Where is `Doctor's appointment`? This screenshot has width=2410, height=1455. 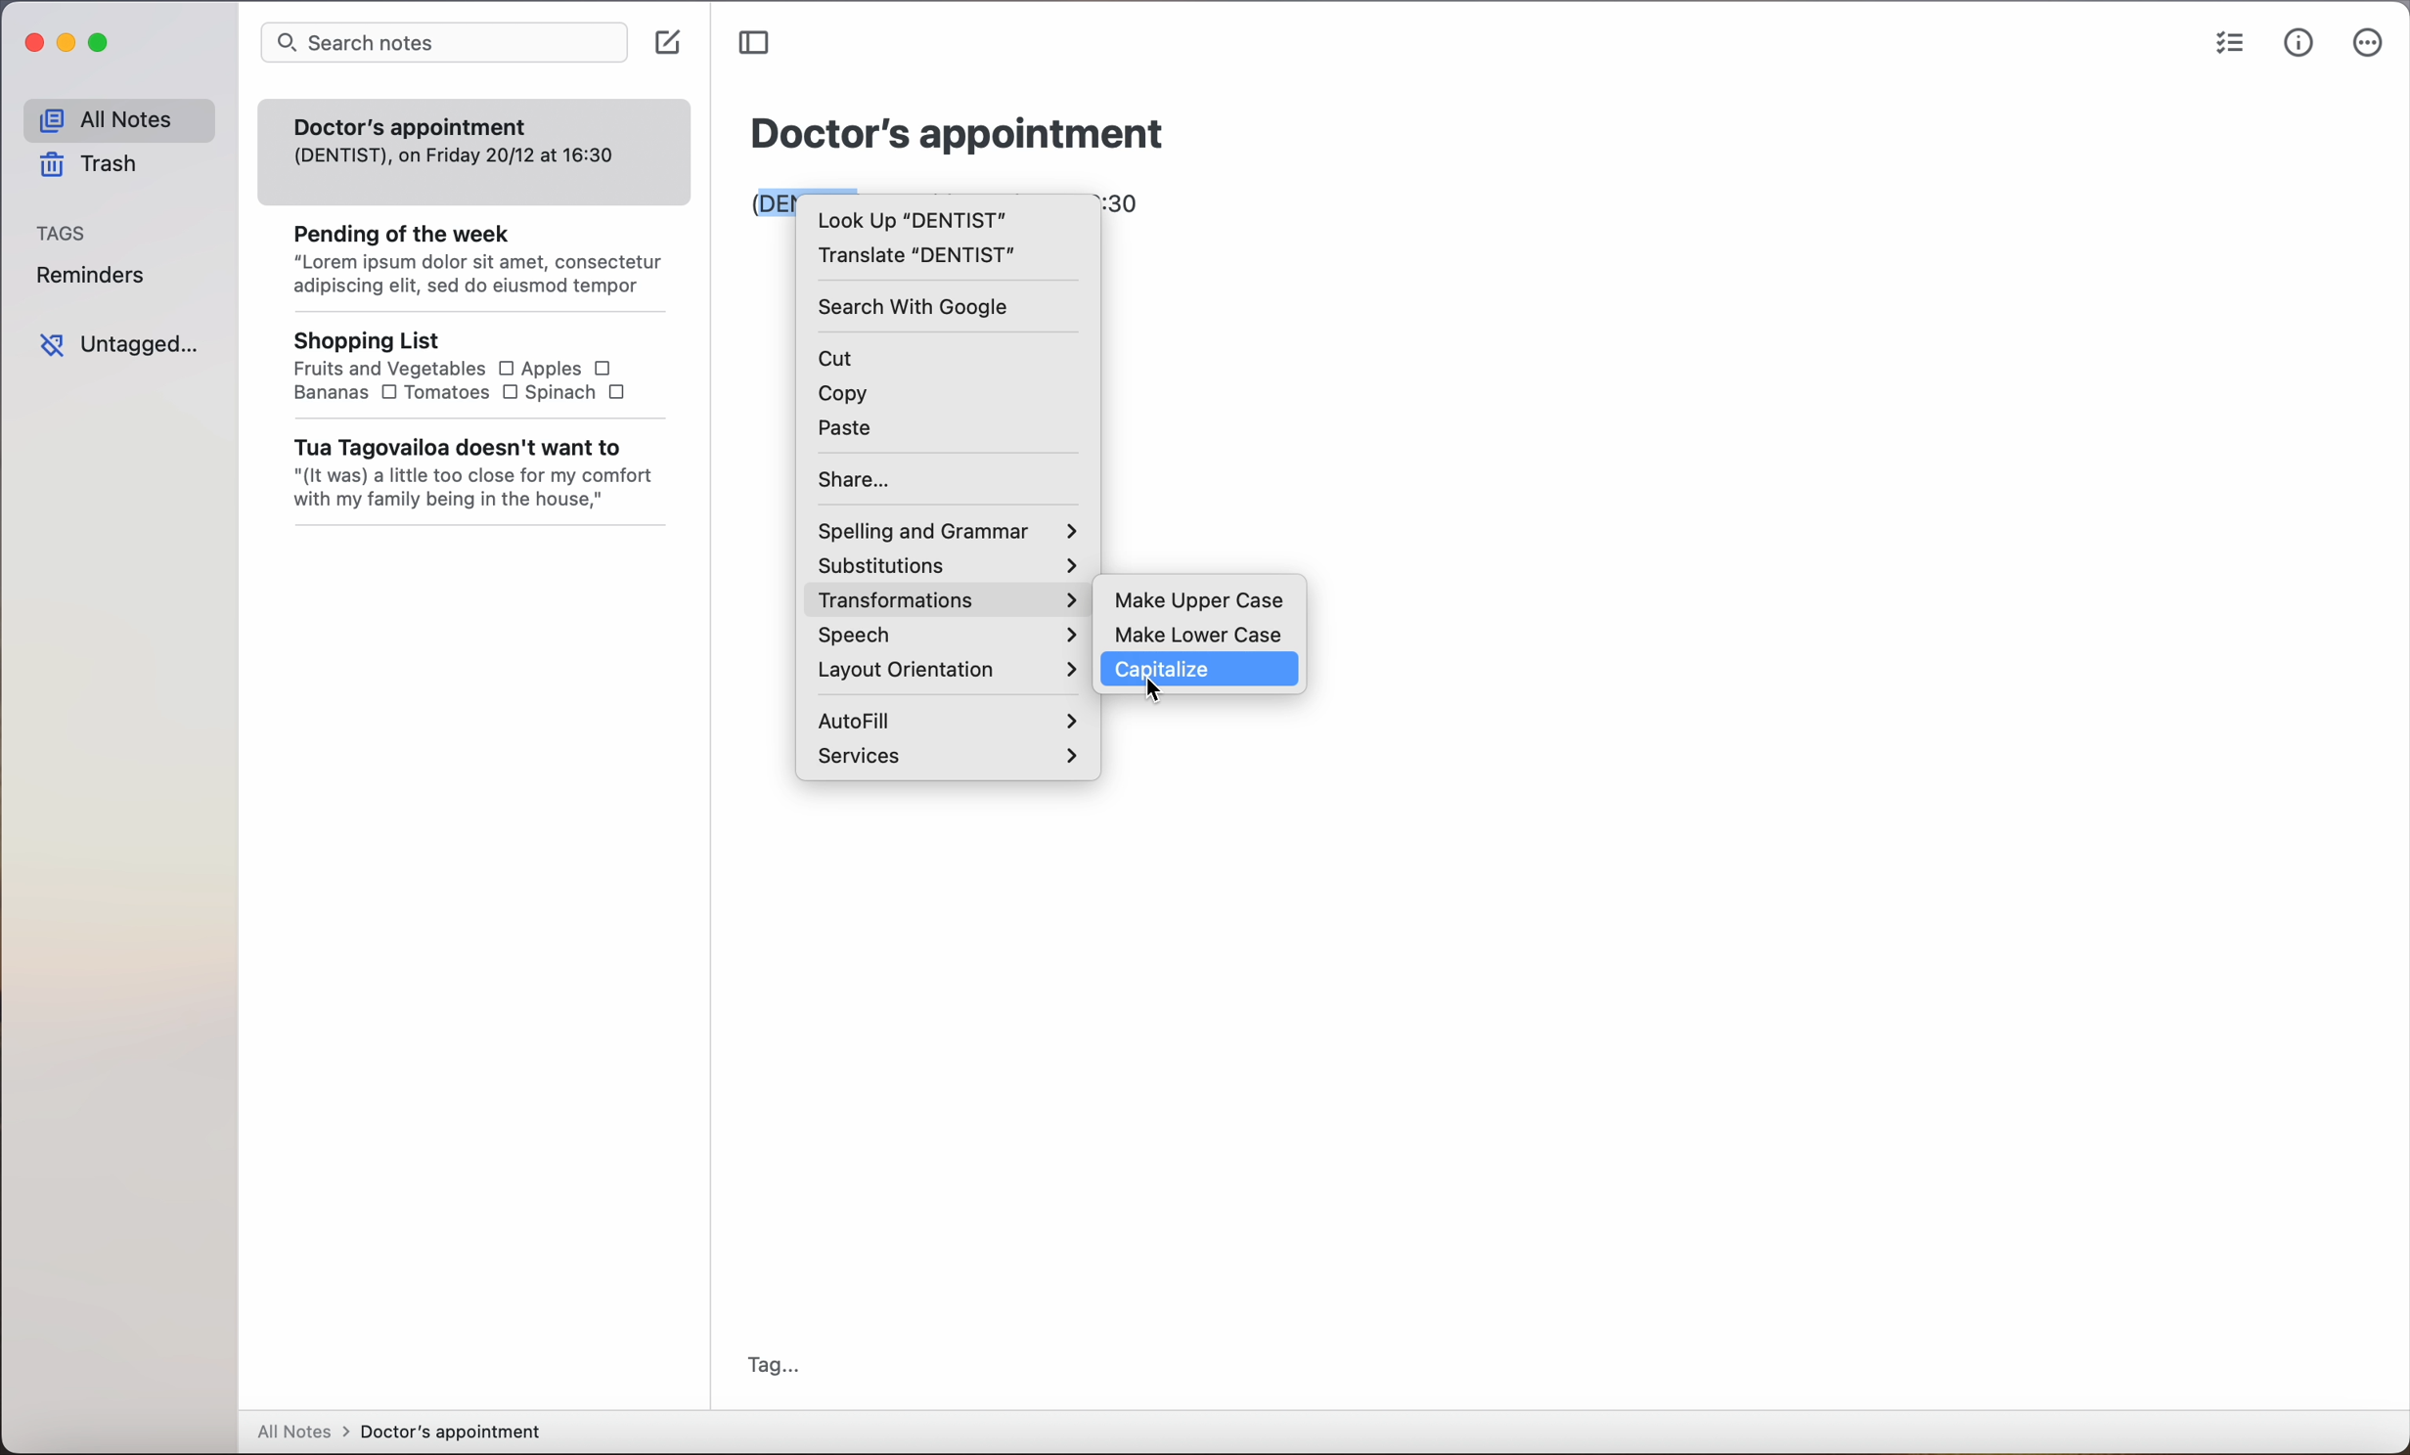 Doctor's appointment is located at coordinates (958, 133).